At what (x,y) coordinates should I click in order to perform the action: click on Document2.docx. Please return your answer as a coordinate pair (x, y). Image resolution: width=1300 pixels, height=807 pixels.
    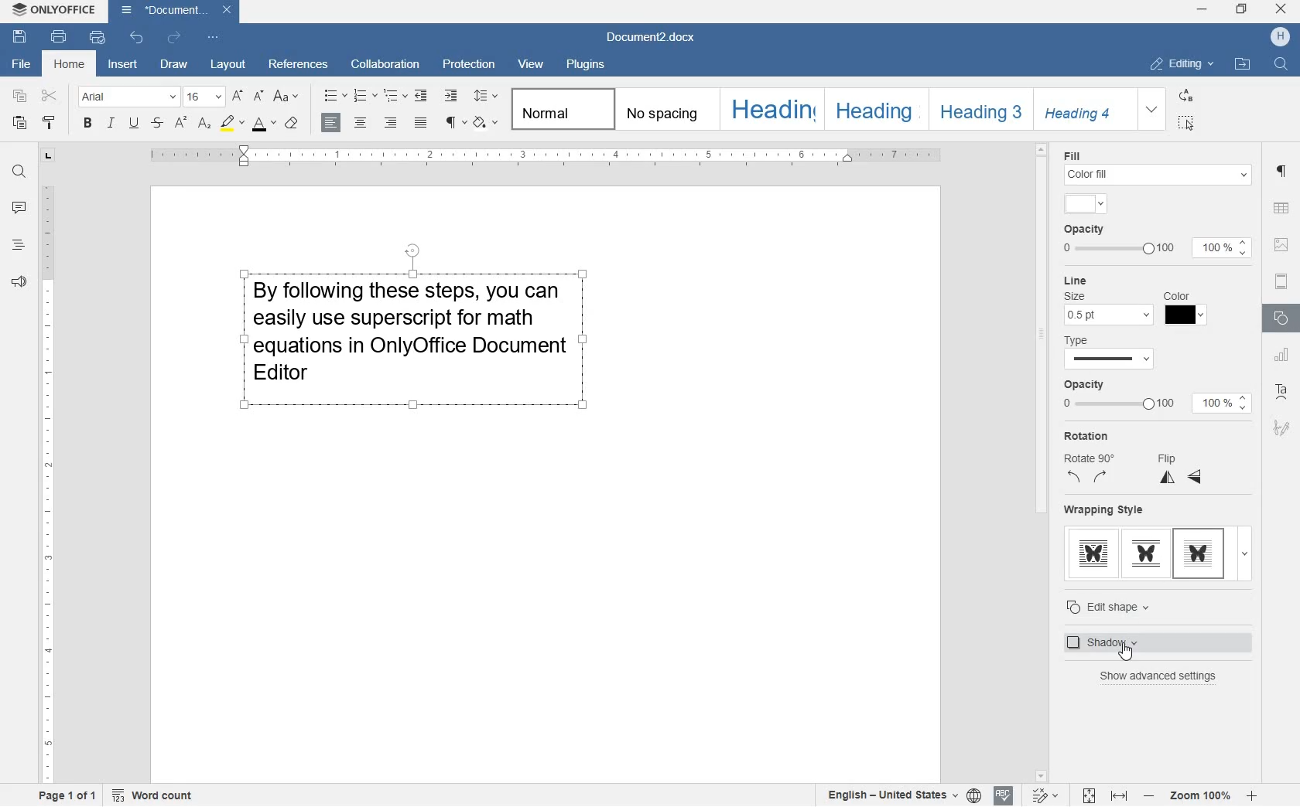
    Looking at the image, I should click on (652, 39).